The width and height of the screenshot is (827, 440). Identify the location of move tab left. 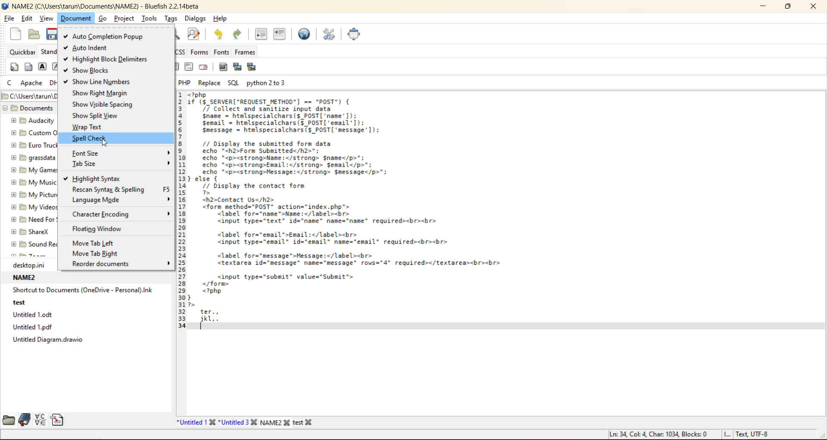
(96, 242).